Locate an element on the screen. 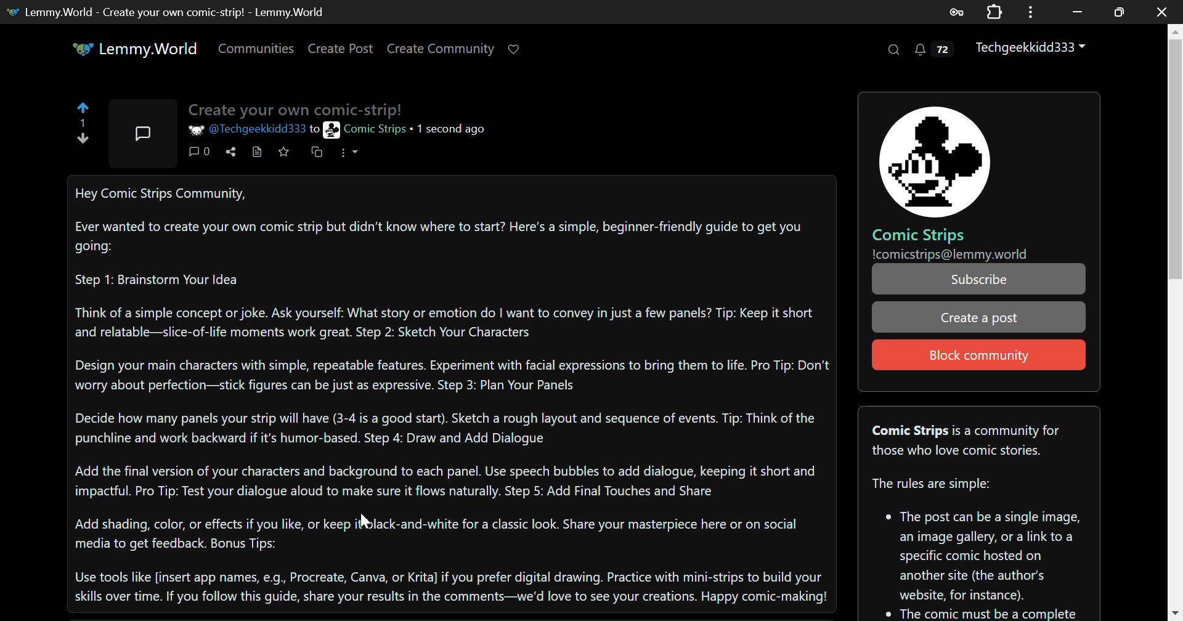 This screenshot has width=1183, height=621. Comments Counter is located at coordinates (203, 152).